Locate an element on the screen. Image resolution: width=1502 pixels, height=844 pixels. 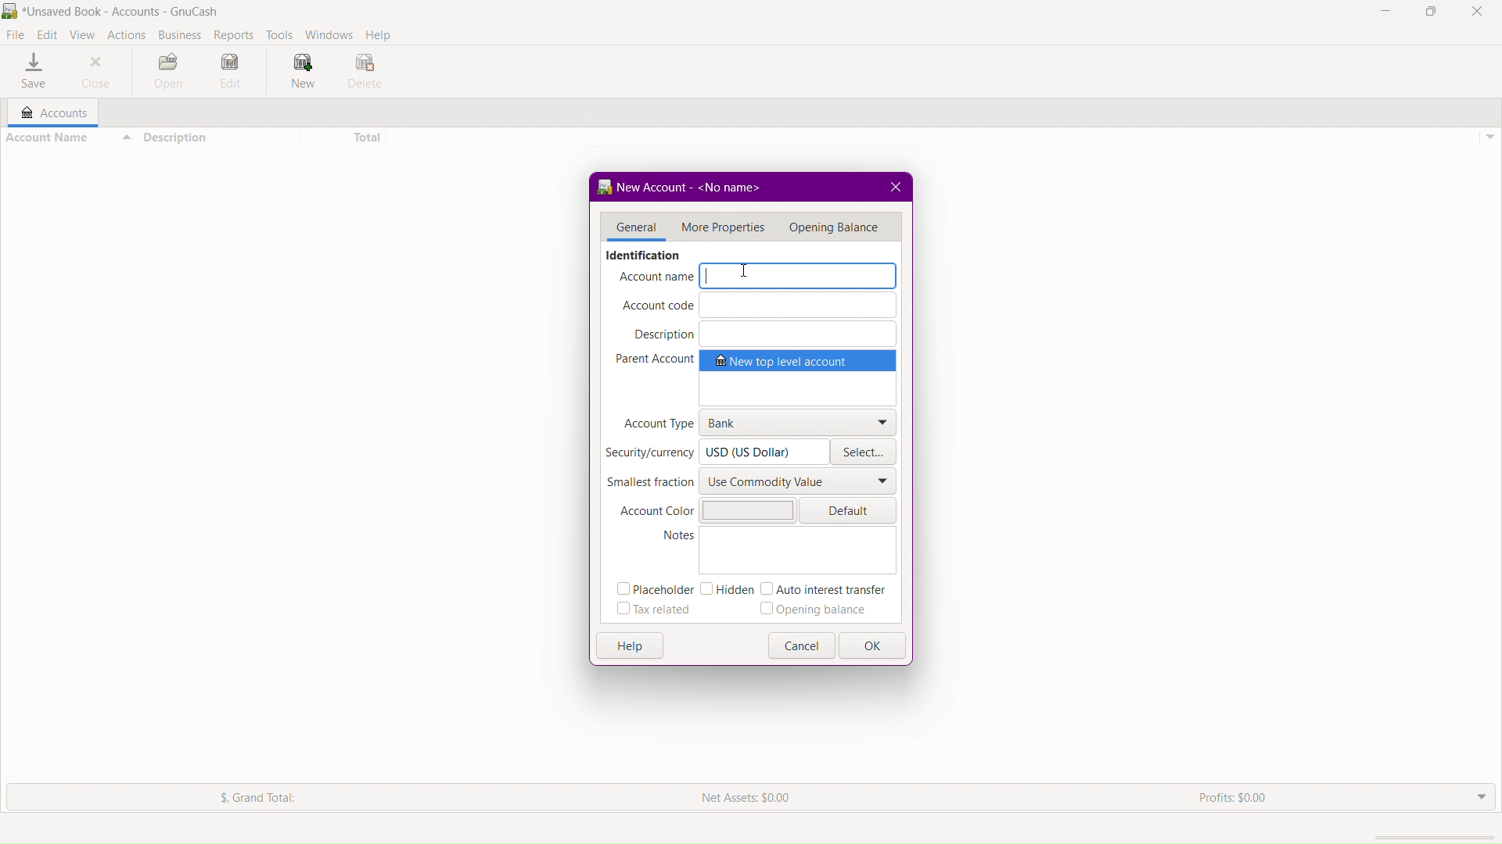
Notes is located at coordinates (777, 552).